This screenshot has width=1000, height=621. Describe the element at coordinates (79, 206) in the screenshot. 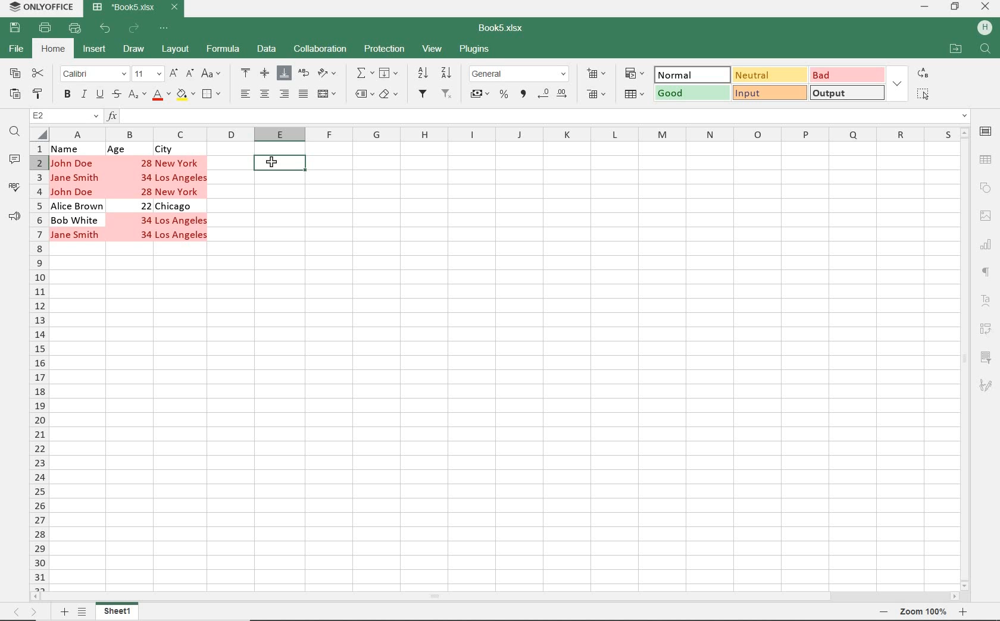

I see `Alice Brown` at that location.